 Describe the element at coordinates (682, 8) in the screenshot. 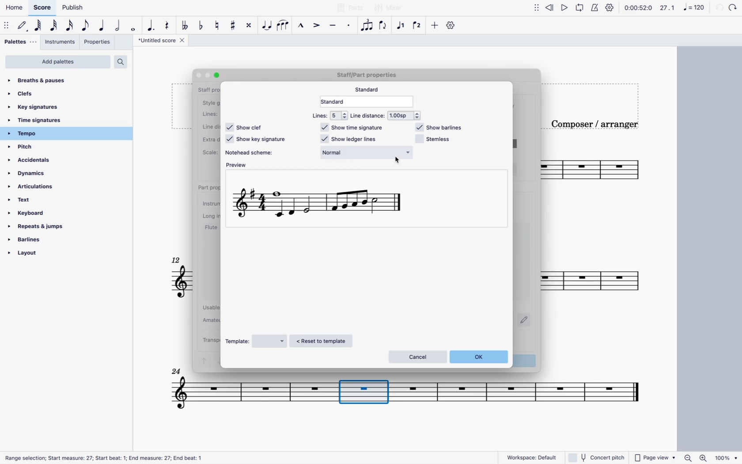

I see `scale` at that location.